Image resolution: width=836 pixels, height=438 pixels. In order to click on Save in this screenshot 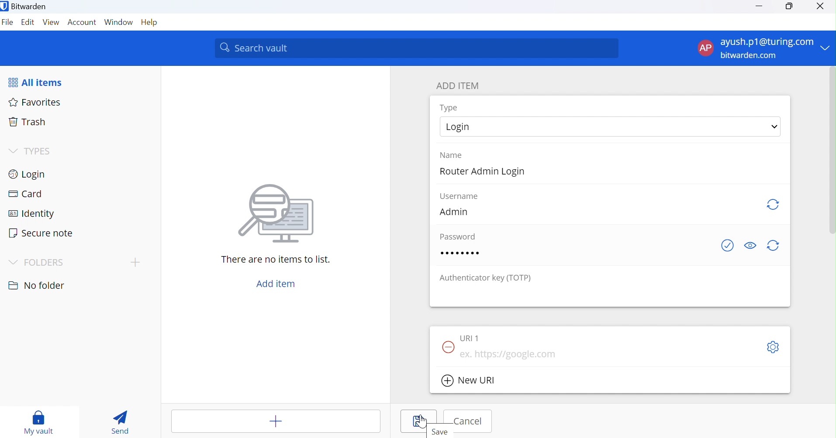, I will do `click(444, 433)`.